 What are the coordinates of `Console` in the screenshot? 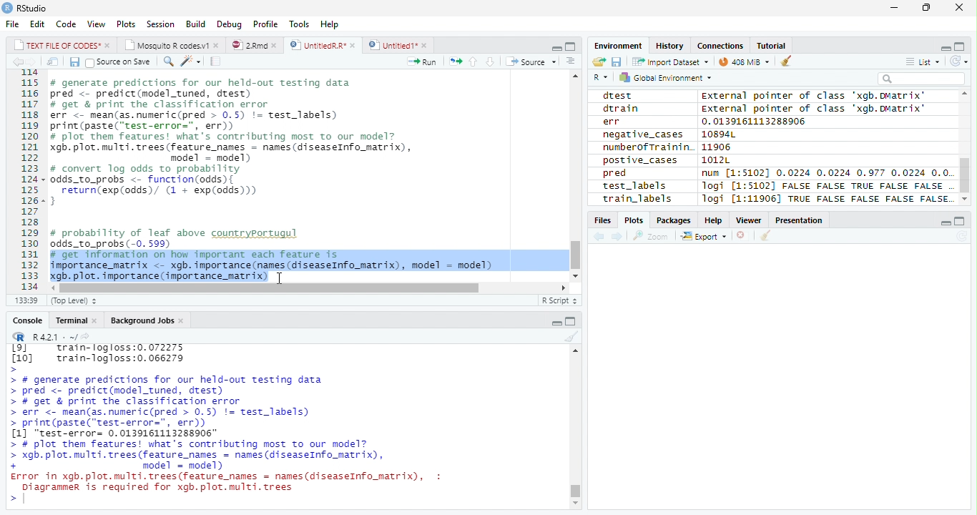 It's located at (28, 320).